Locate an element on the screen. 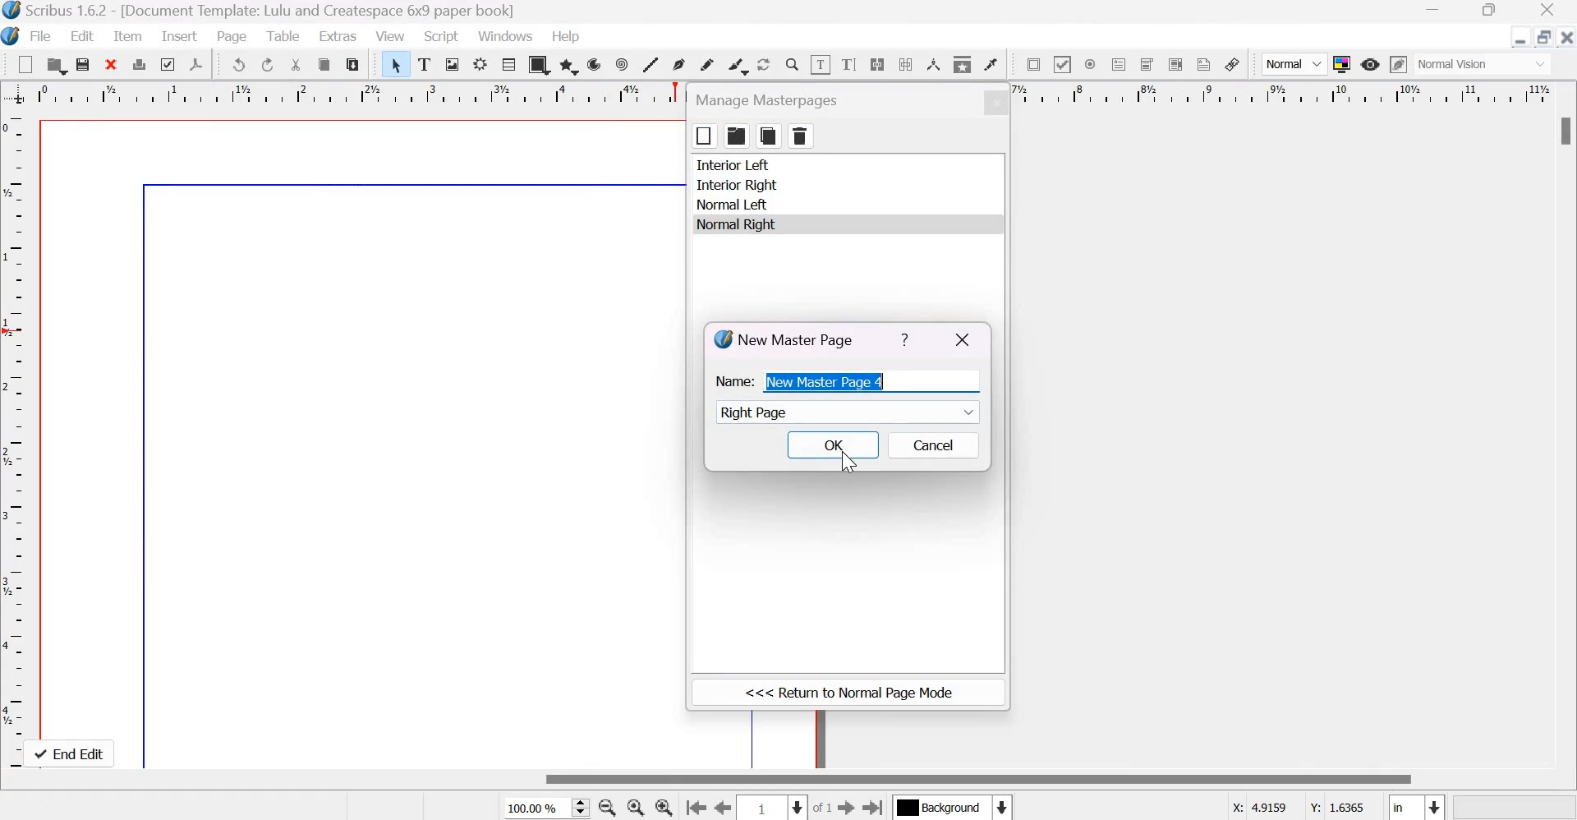 The width and height of the screenshot is (1577, 820). Select item is located at coordinates (397, 65).